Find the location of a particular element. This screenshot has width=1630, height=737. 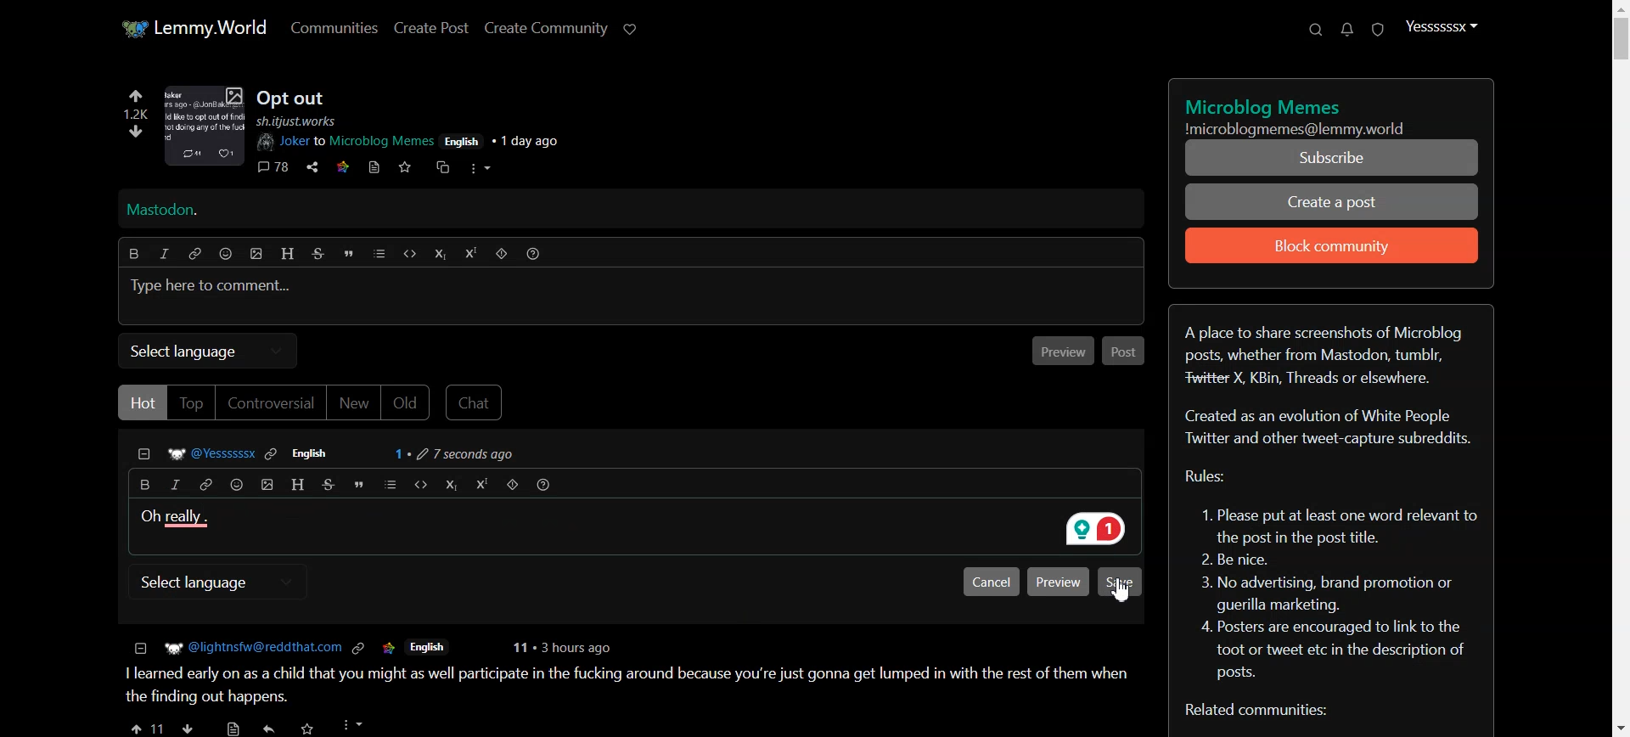

Mastodon Hyperlink  is located at coordinates (644, 208).